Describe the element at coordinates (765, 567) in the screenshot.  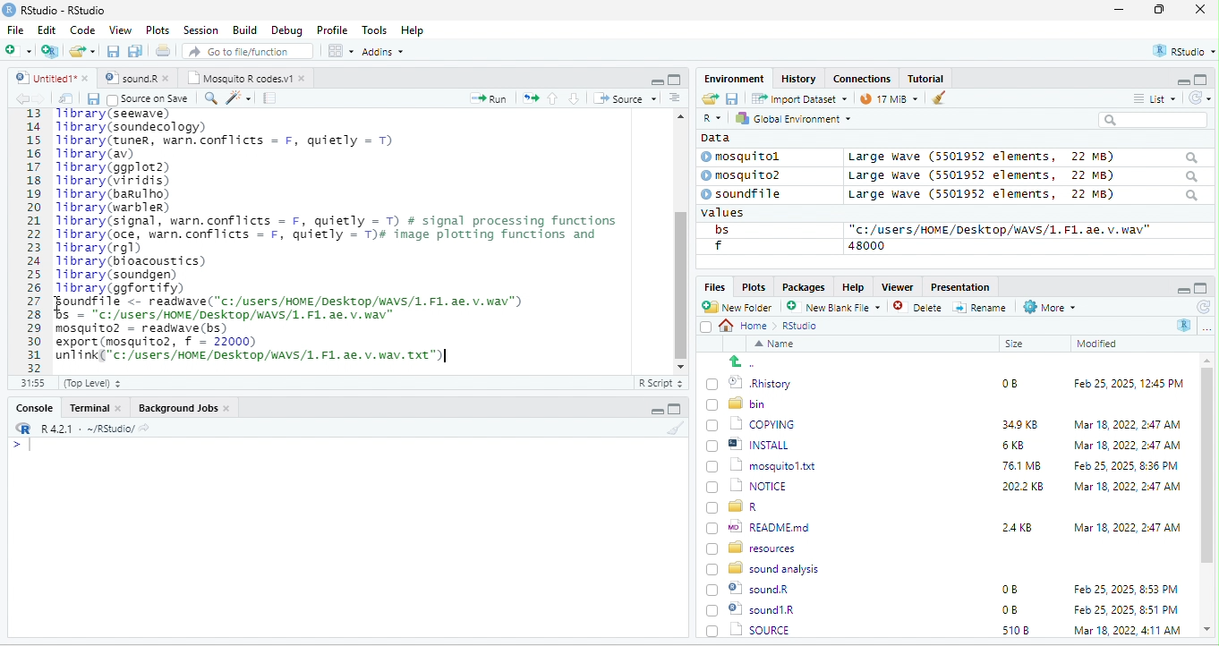
I see `8 sound analysis` at that location.